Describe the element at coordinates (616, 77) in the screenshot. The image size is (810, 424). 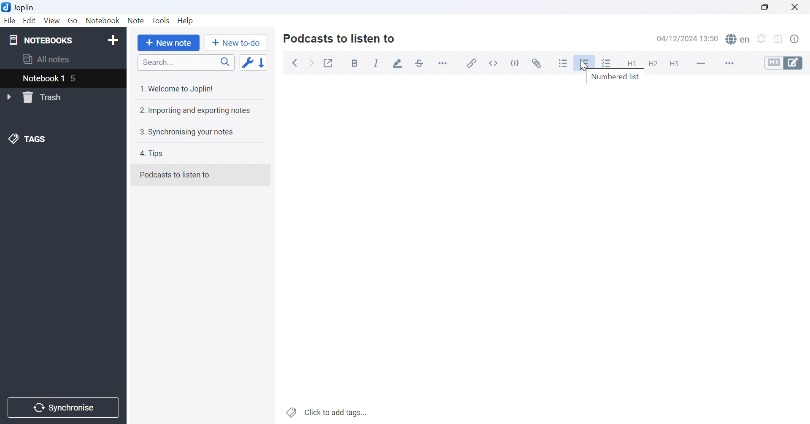
I see `Numbered list` at that location.